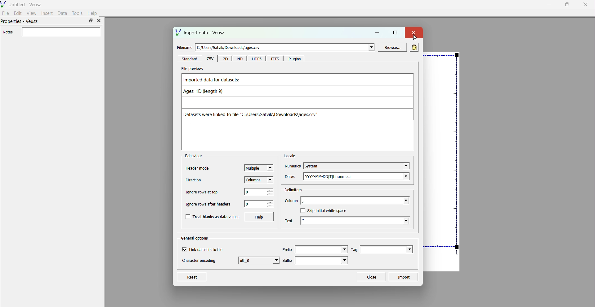 This screenshot has width=595, height=307. Describe the element at coordinates (413, 32) in the screenshot. I see `close` at that location.